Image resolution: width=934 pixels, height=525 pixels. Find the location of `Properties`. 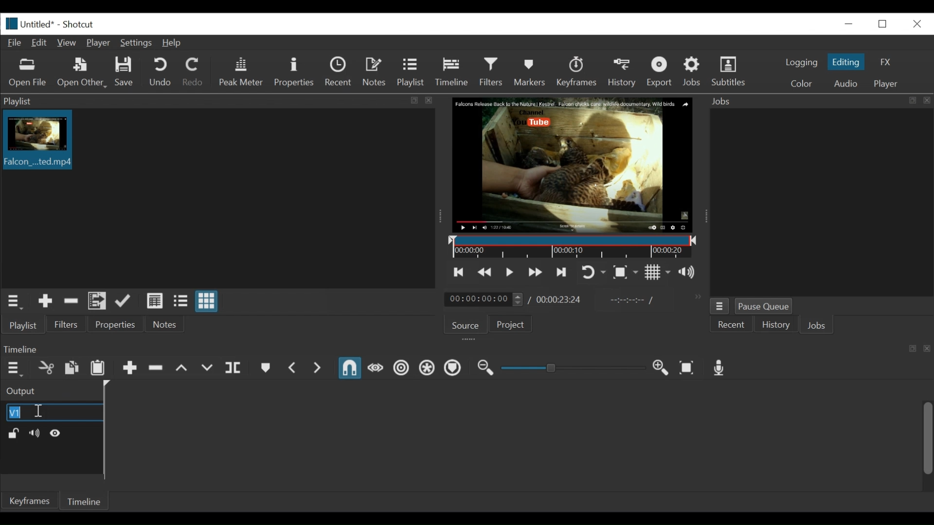

Properties is located at coordinates (115, 325).